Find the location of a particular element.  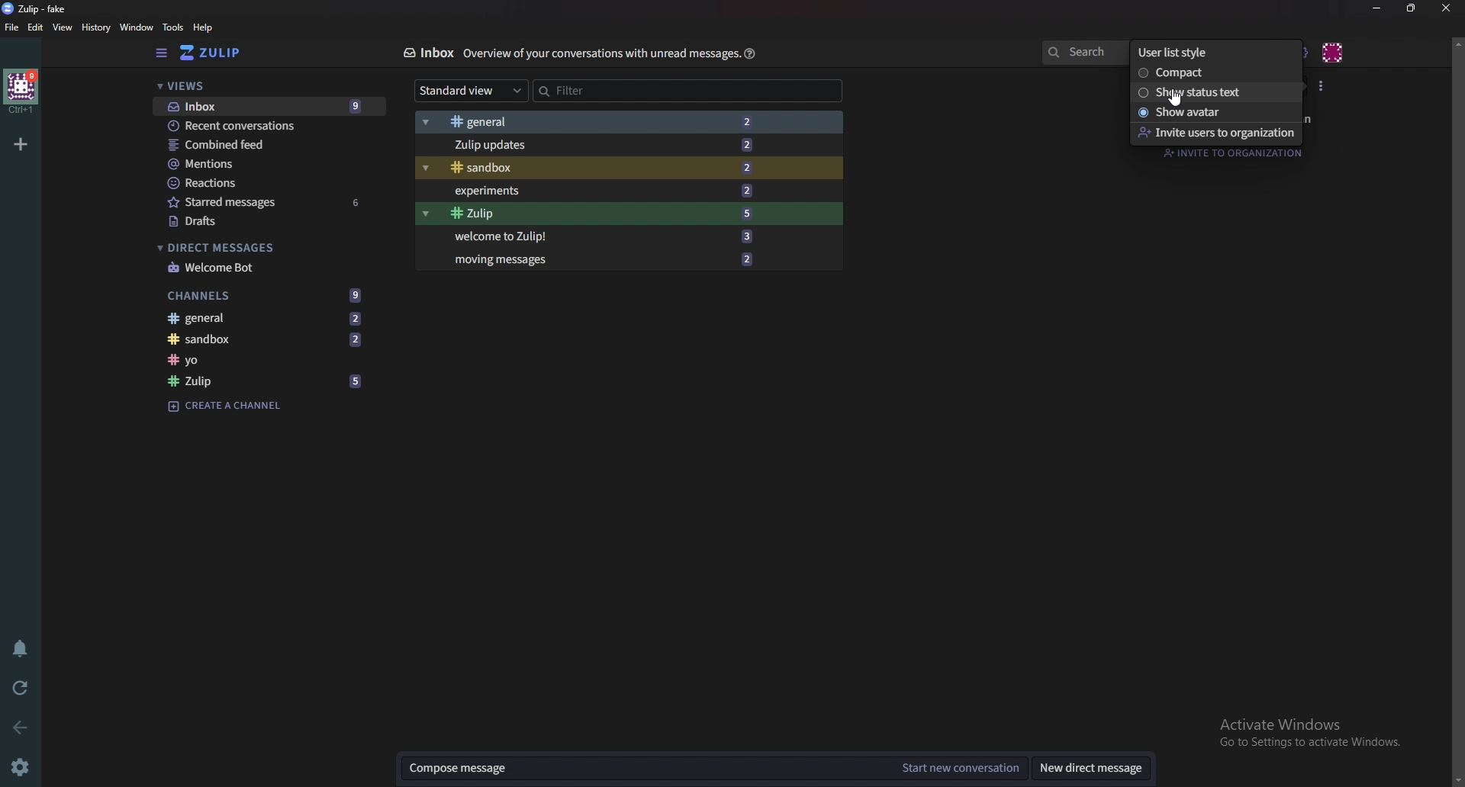

Inbox is located at coordinates (426, 55).